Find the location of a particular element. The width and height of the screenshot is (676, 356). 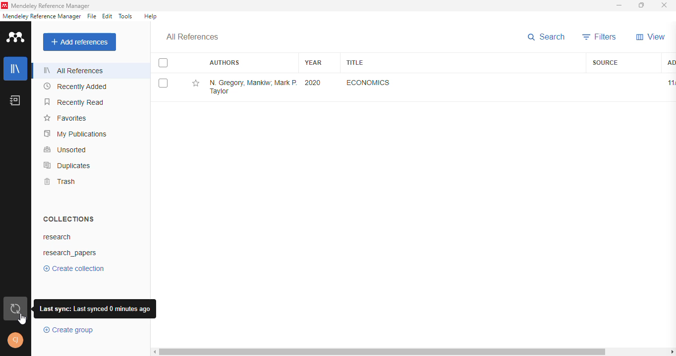

all references is located at coordinates (73, 70).